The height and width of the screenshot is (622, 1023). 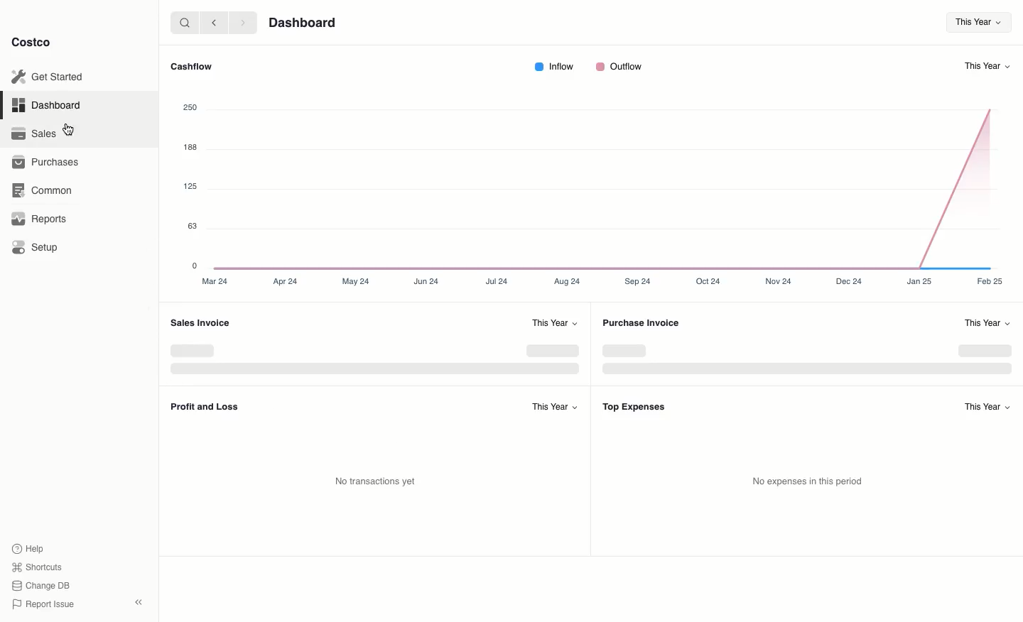 I want to click on Change DB, so click(x=43, y=584).